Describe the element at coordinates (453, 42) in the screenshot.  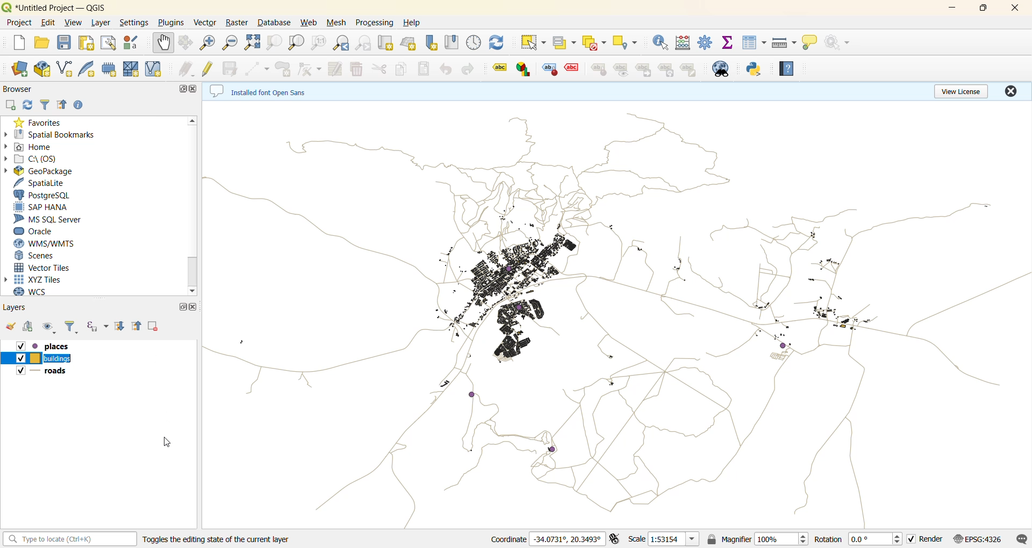
I see `show spatial bookmark` at that location.